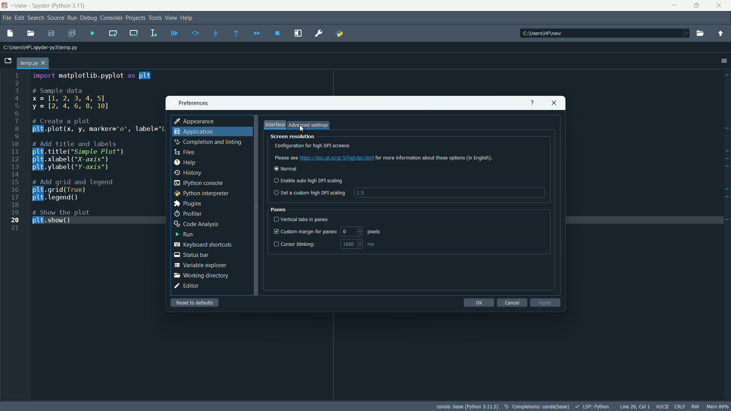 The image size is (731, 411). Describe the element at coordinates (185, 162) in the screenshot. I see `help` at that location.